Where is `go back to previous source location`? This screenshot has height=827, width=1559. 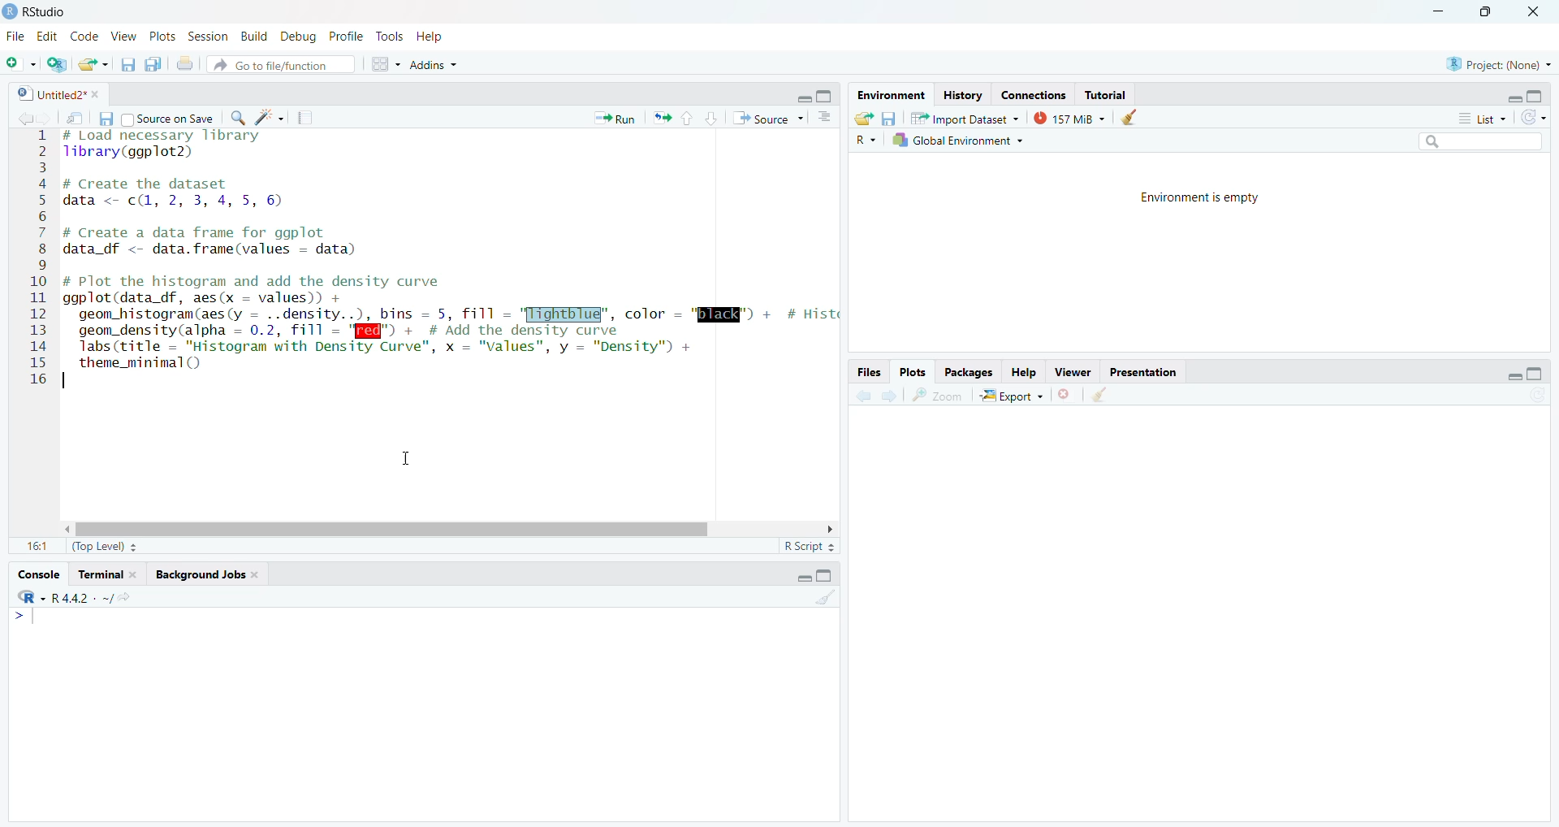
go back to previous source location is located at coordinates (28, 116).